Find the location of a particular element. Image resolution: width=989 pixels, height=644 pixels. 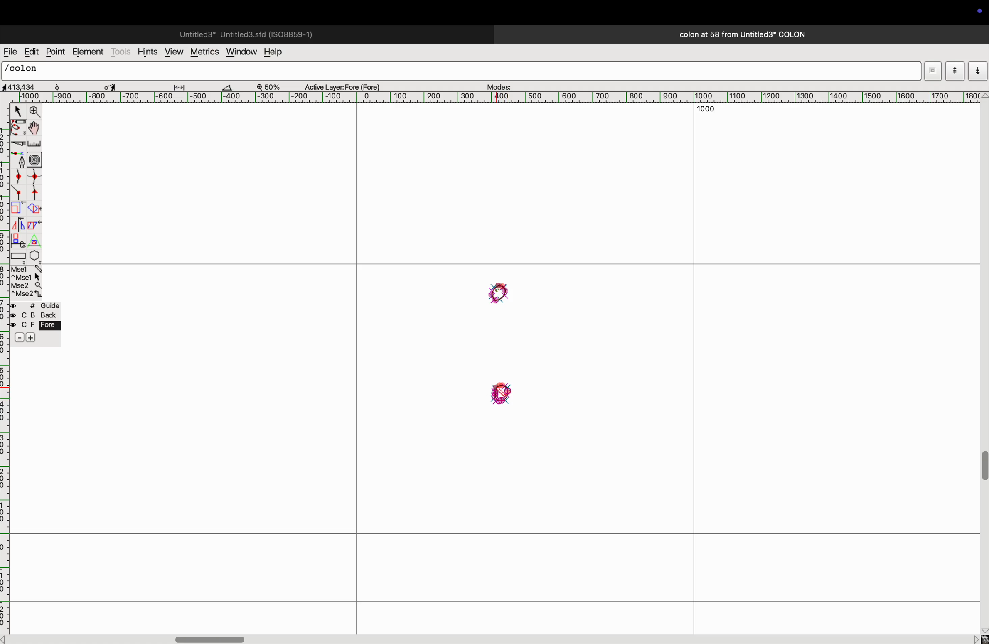

cursor is located at coordinates (16, 111).